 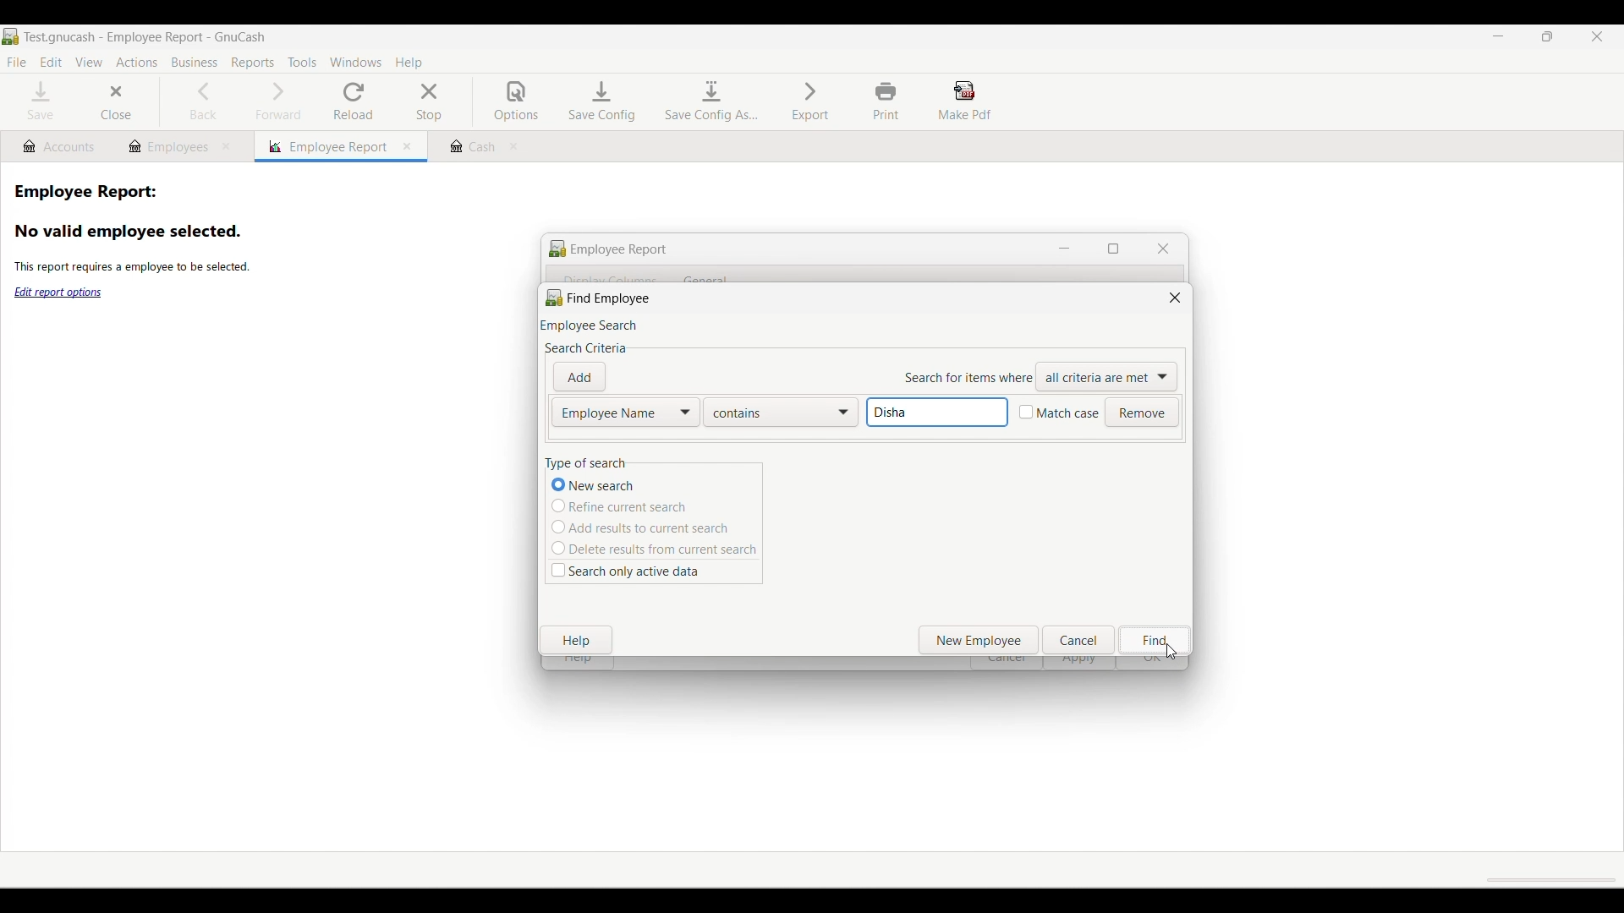 What do you see at coordinates (937, 413) in the screenshot?
I see `Typed name of the employee` at bounding box center [937, 413].